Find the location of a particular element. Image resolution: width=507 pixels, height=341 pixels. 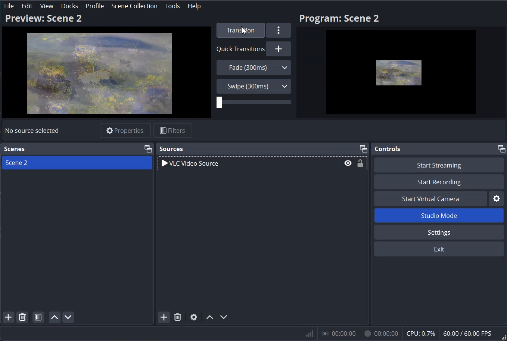

maximise is located at coordinates (500, 149).